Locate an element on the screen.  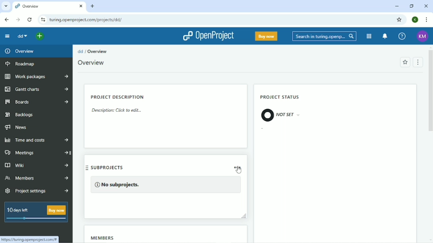
10 days left is located at coordinates (35, 213).